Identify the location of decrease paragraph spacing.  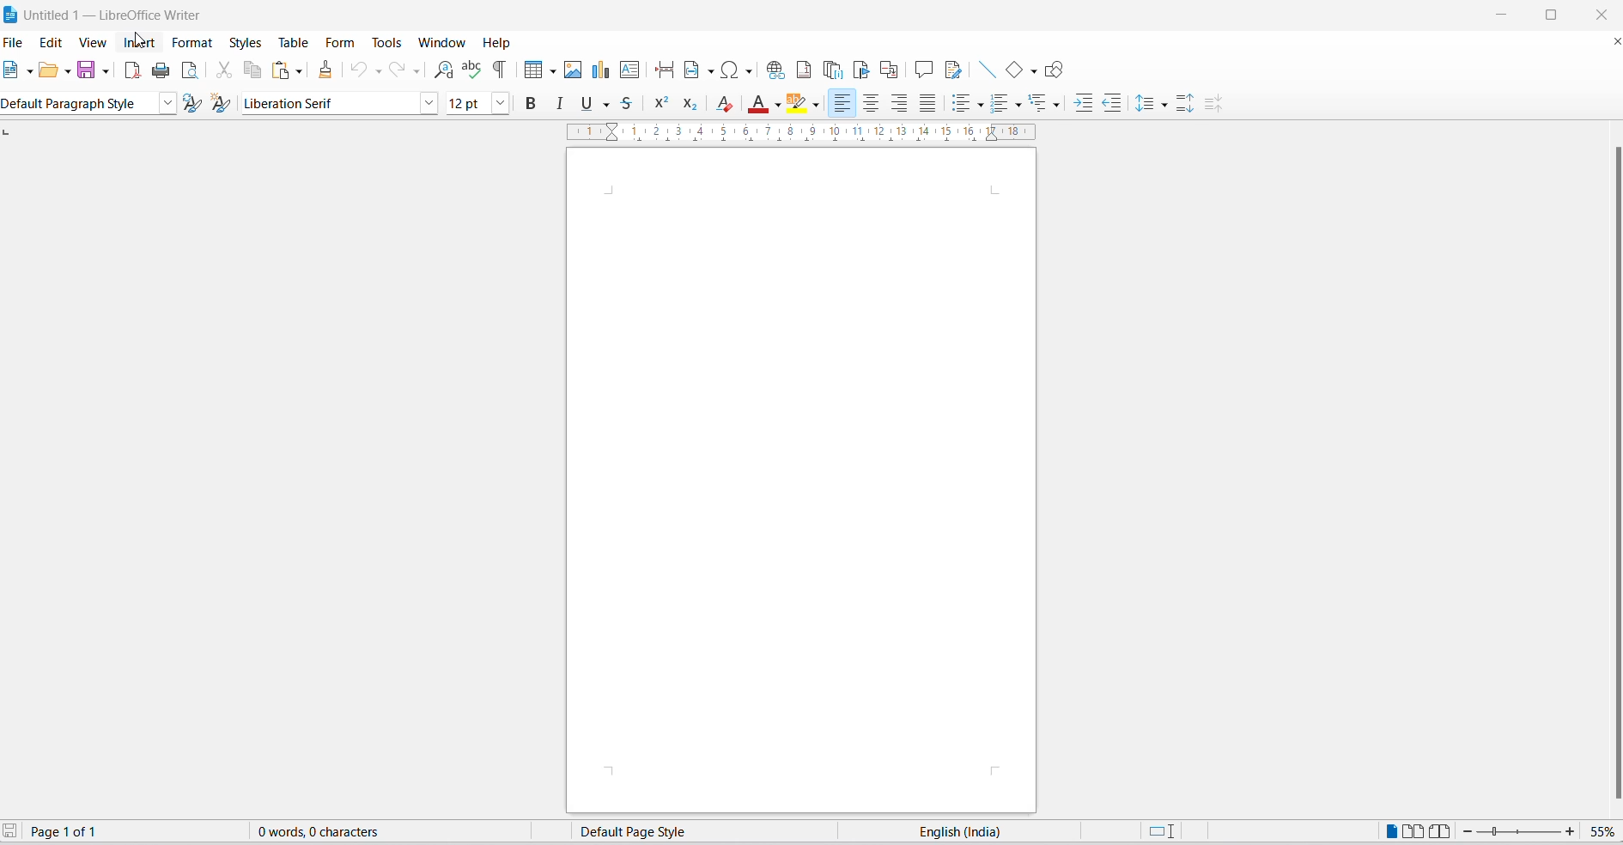
(1213, 105).